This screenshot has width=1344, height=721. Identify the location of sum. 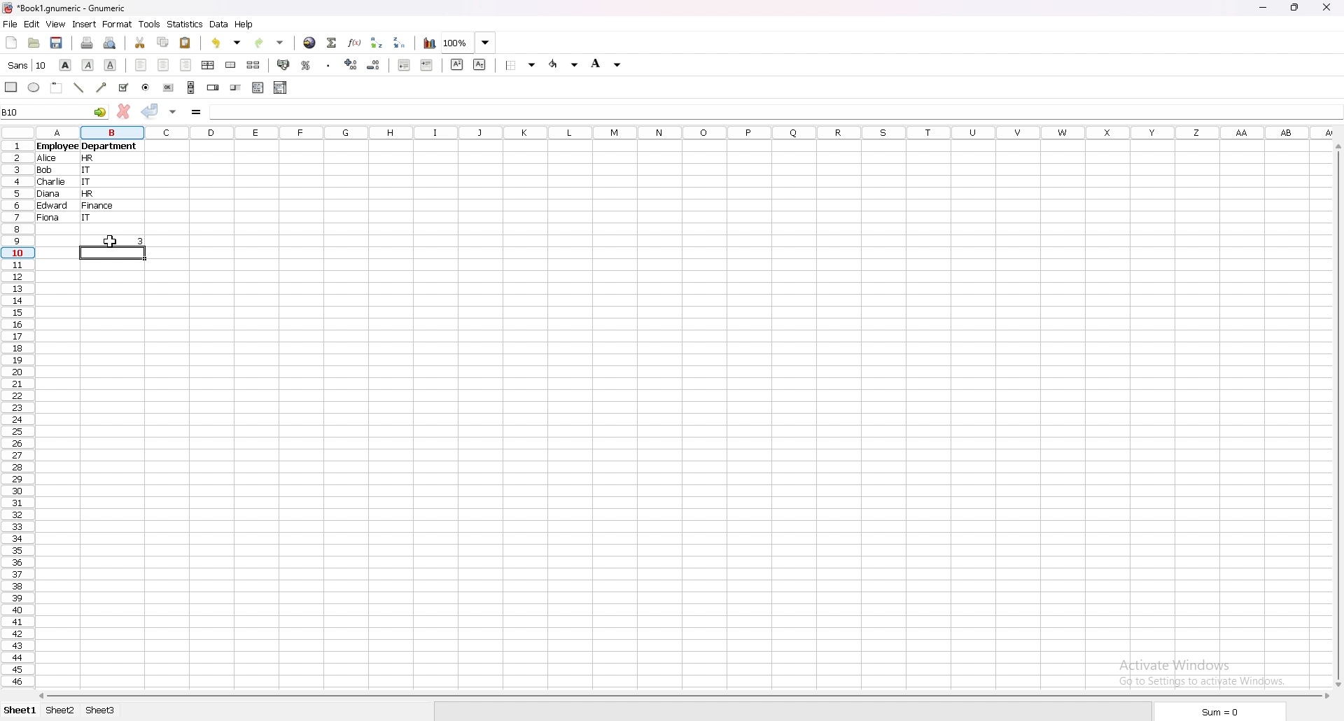
(1219, 713).